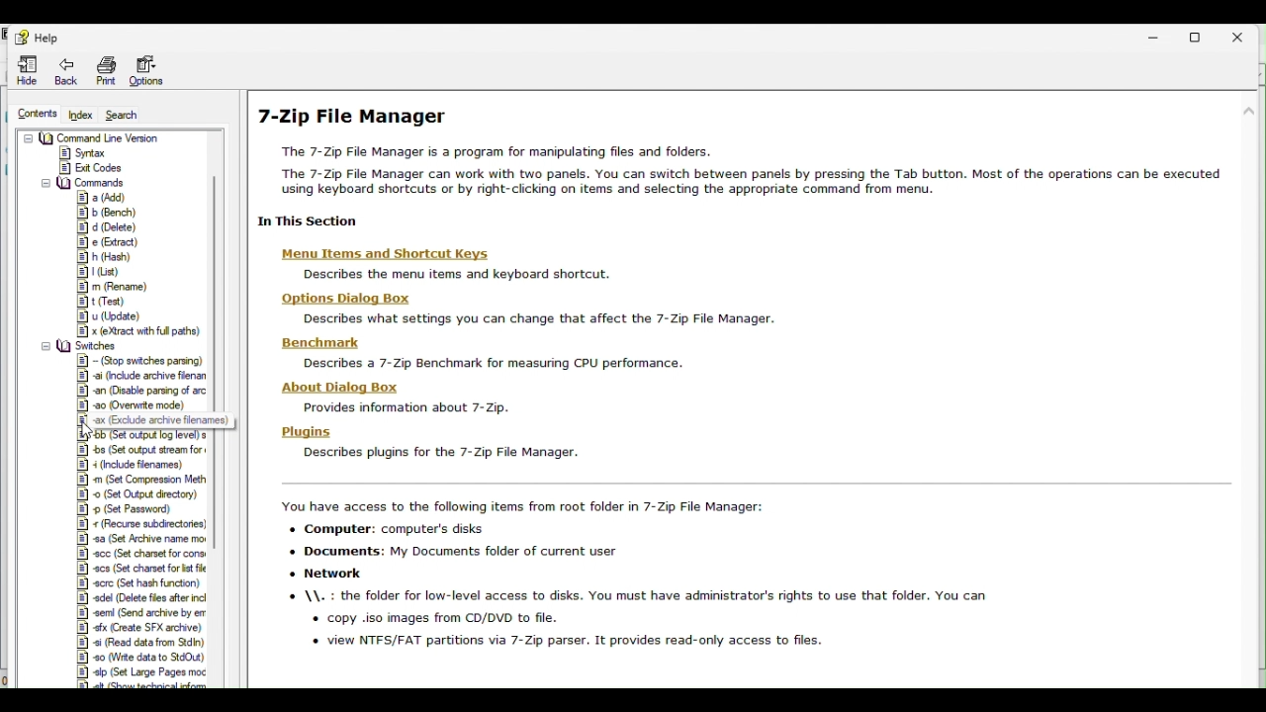  I want to click on | &] 9 (Set Password), so click(133, 509).